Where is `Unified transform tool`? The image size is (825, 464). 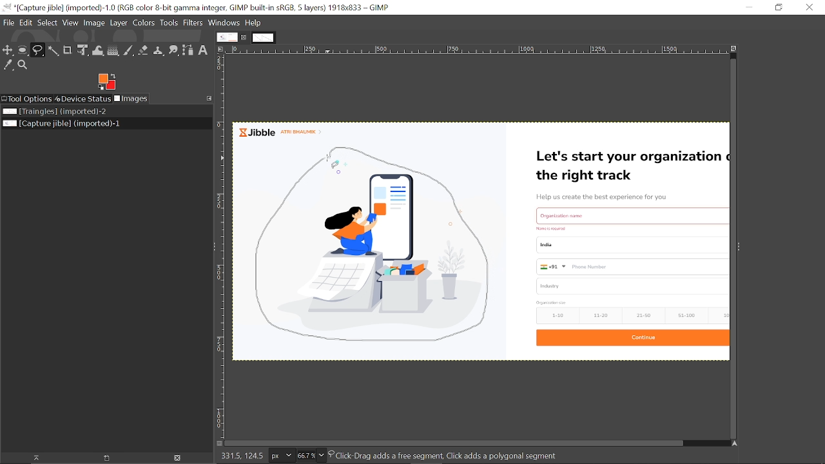 Unified transform tool is located at coordinates (84, 50).